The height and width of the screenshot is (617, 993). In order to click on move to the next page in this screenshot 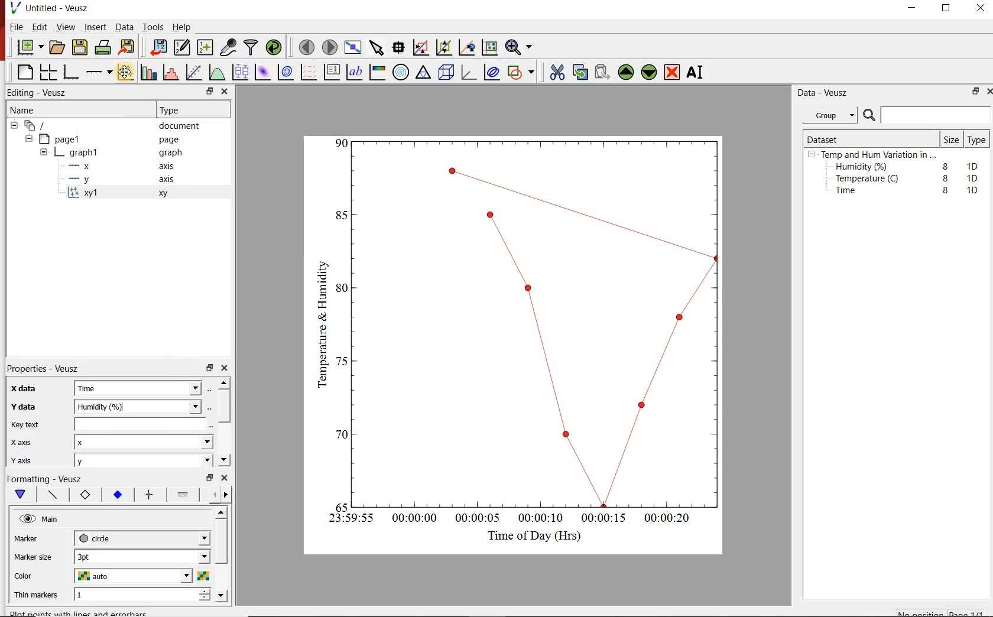, I will do `click(329, 47)`.